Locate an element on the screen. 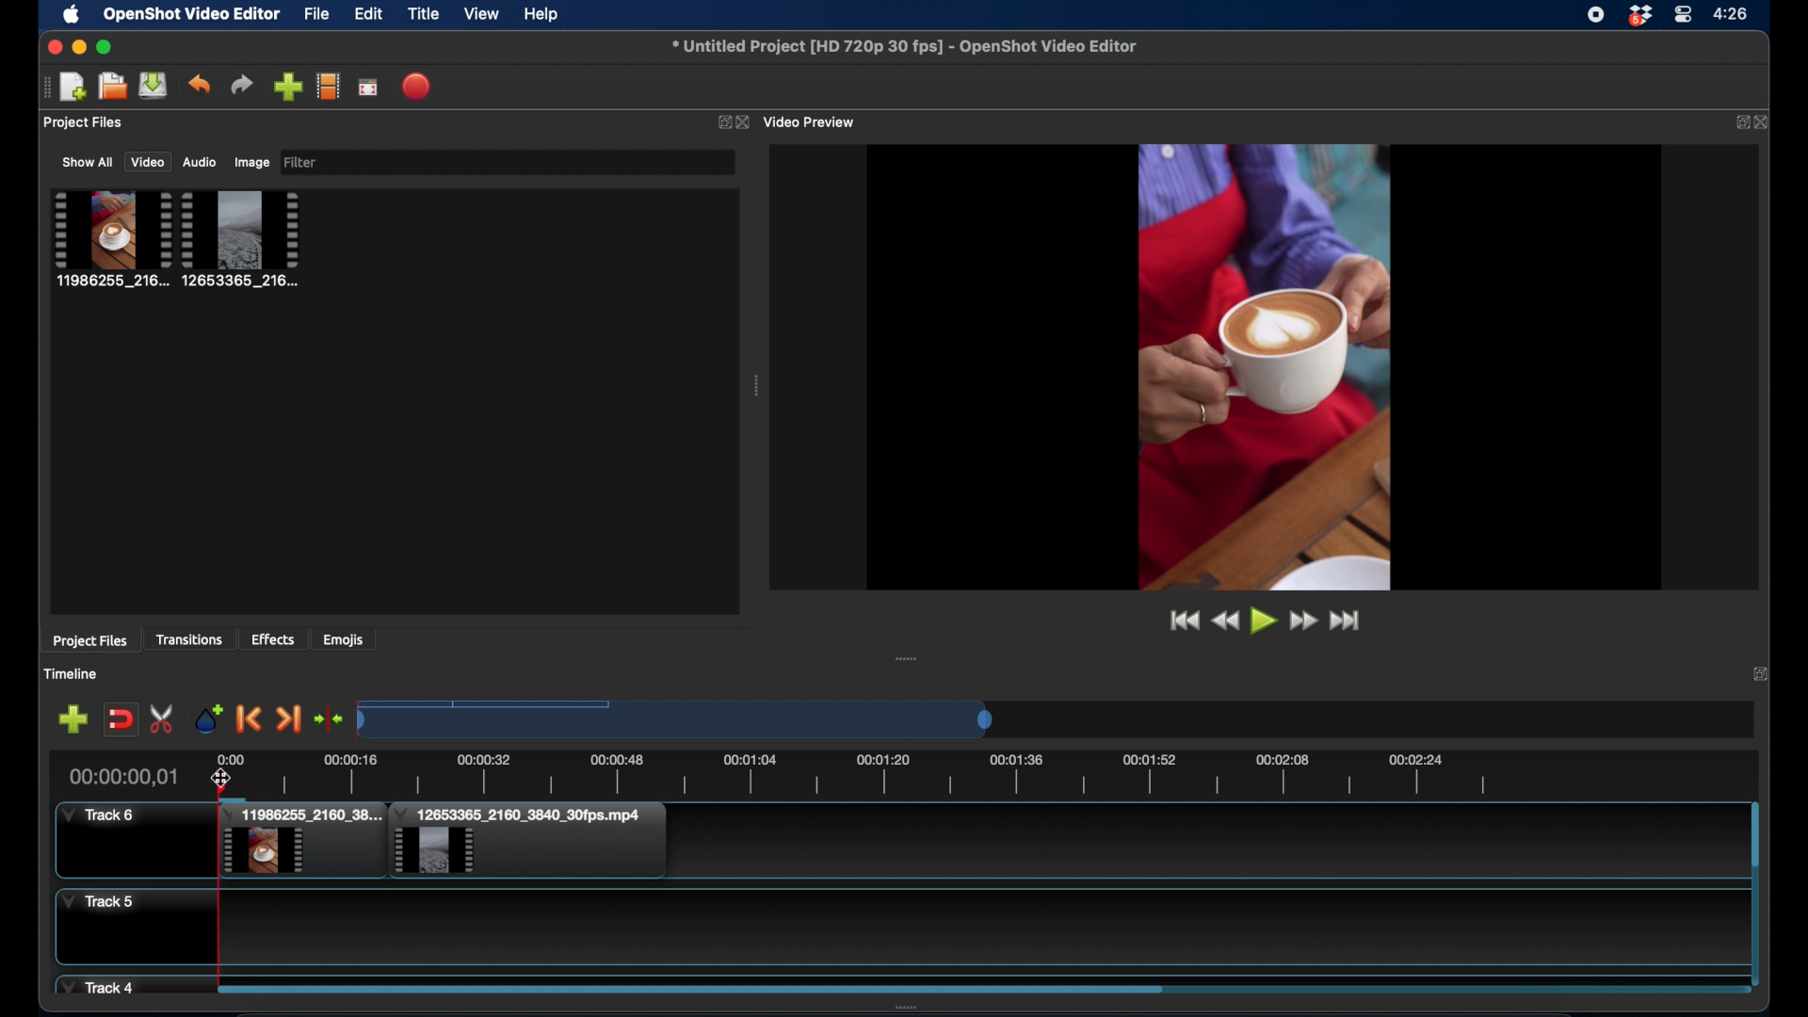 This screenshot has height=1017, width=1808. clip is located at coordinates (299, 842).